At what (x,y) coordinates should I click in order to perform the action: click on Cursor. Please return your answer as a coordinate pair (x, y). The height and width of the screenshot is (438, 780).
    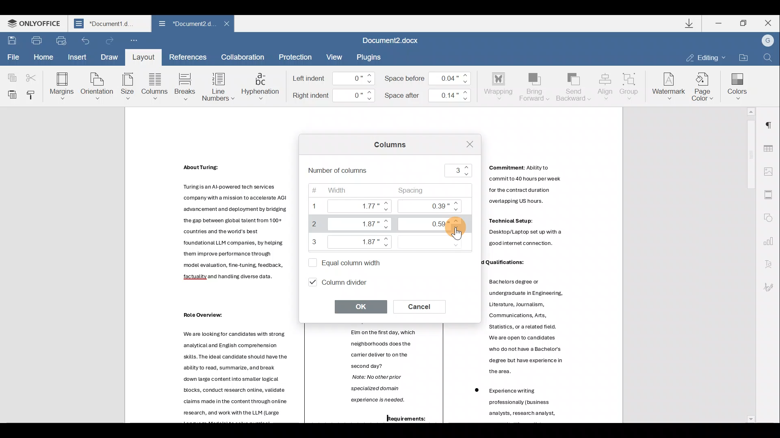
    Looking at the image, I should click on (158, 105).